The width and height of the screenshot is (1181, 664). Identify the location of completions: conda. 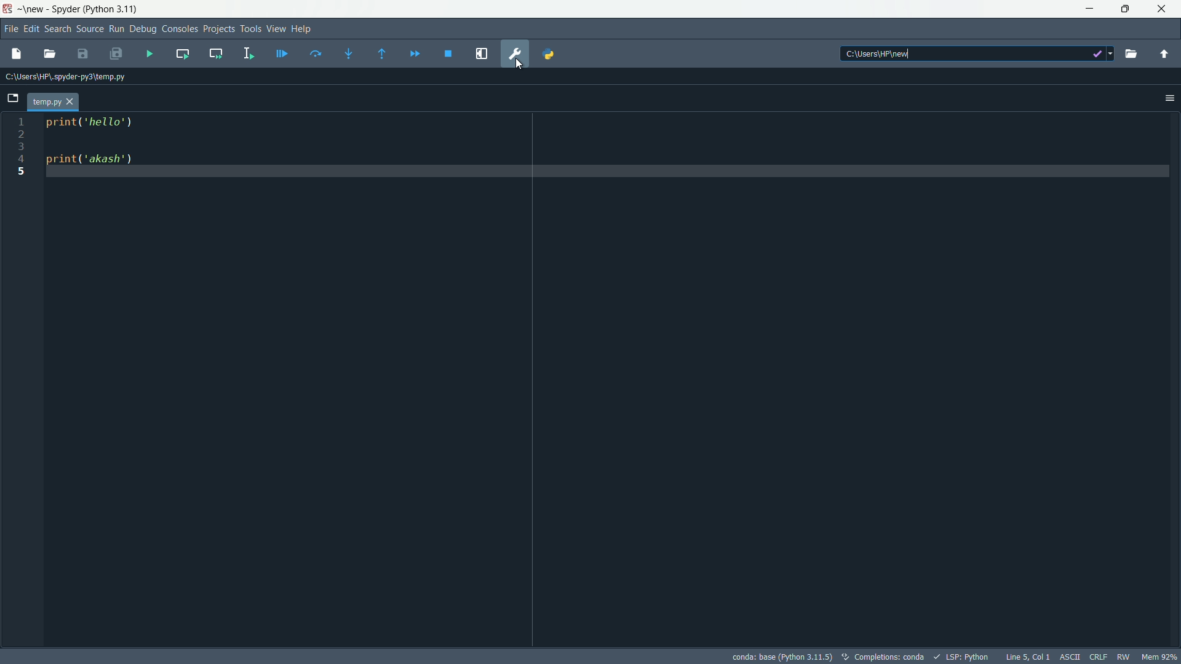
(883, 657).